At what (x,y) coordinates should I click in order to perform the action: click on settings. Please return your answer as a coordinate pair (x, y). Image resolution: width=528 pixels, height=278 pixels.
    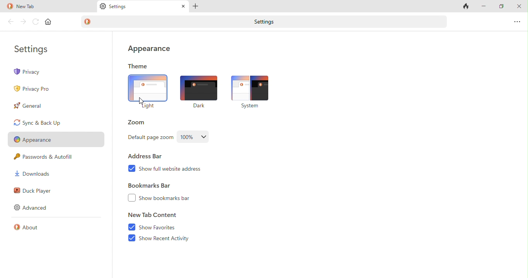
    Looking at the image, I should click on (35, 47).